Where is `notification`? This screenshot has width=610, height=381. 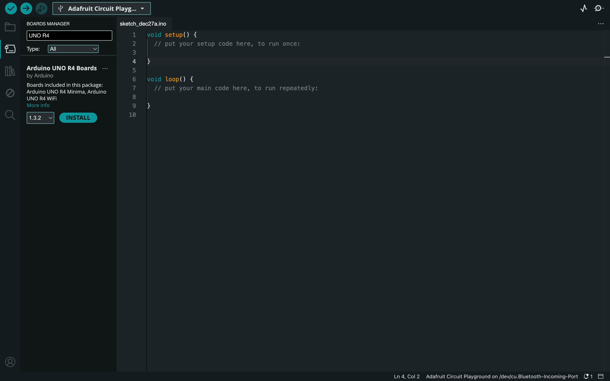 notification is located at coordinates (588, 377).